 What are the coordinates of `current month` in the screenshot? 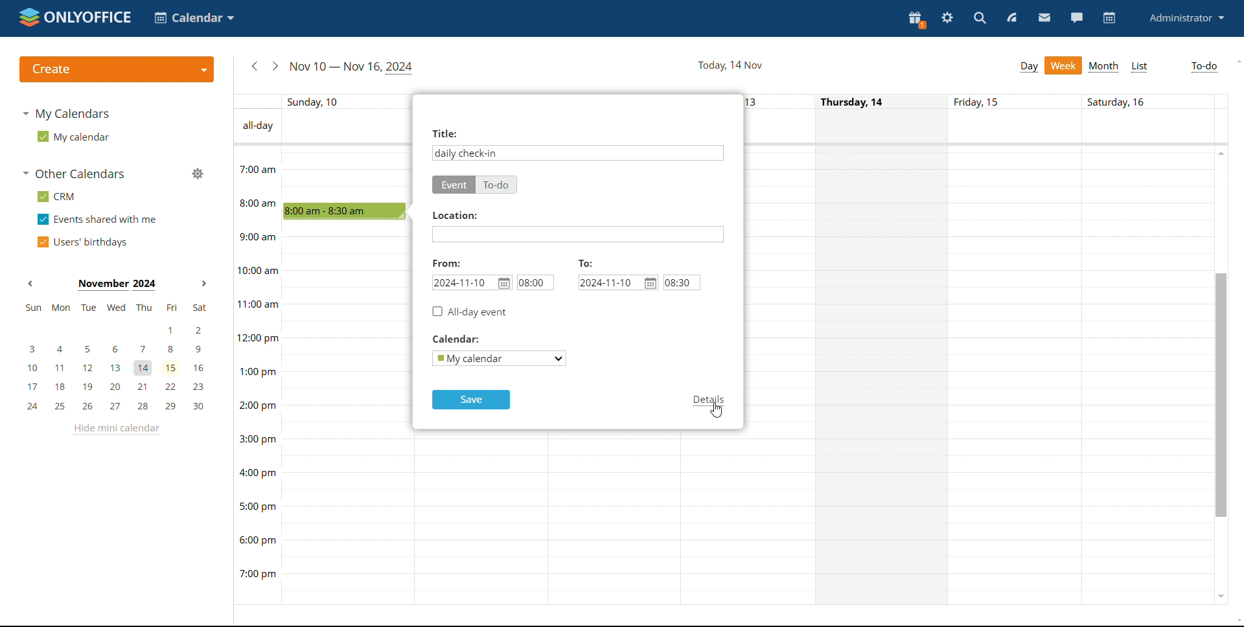 It's located at (115, 284).